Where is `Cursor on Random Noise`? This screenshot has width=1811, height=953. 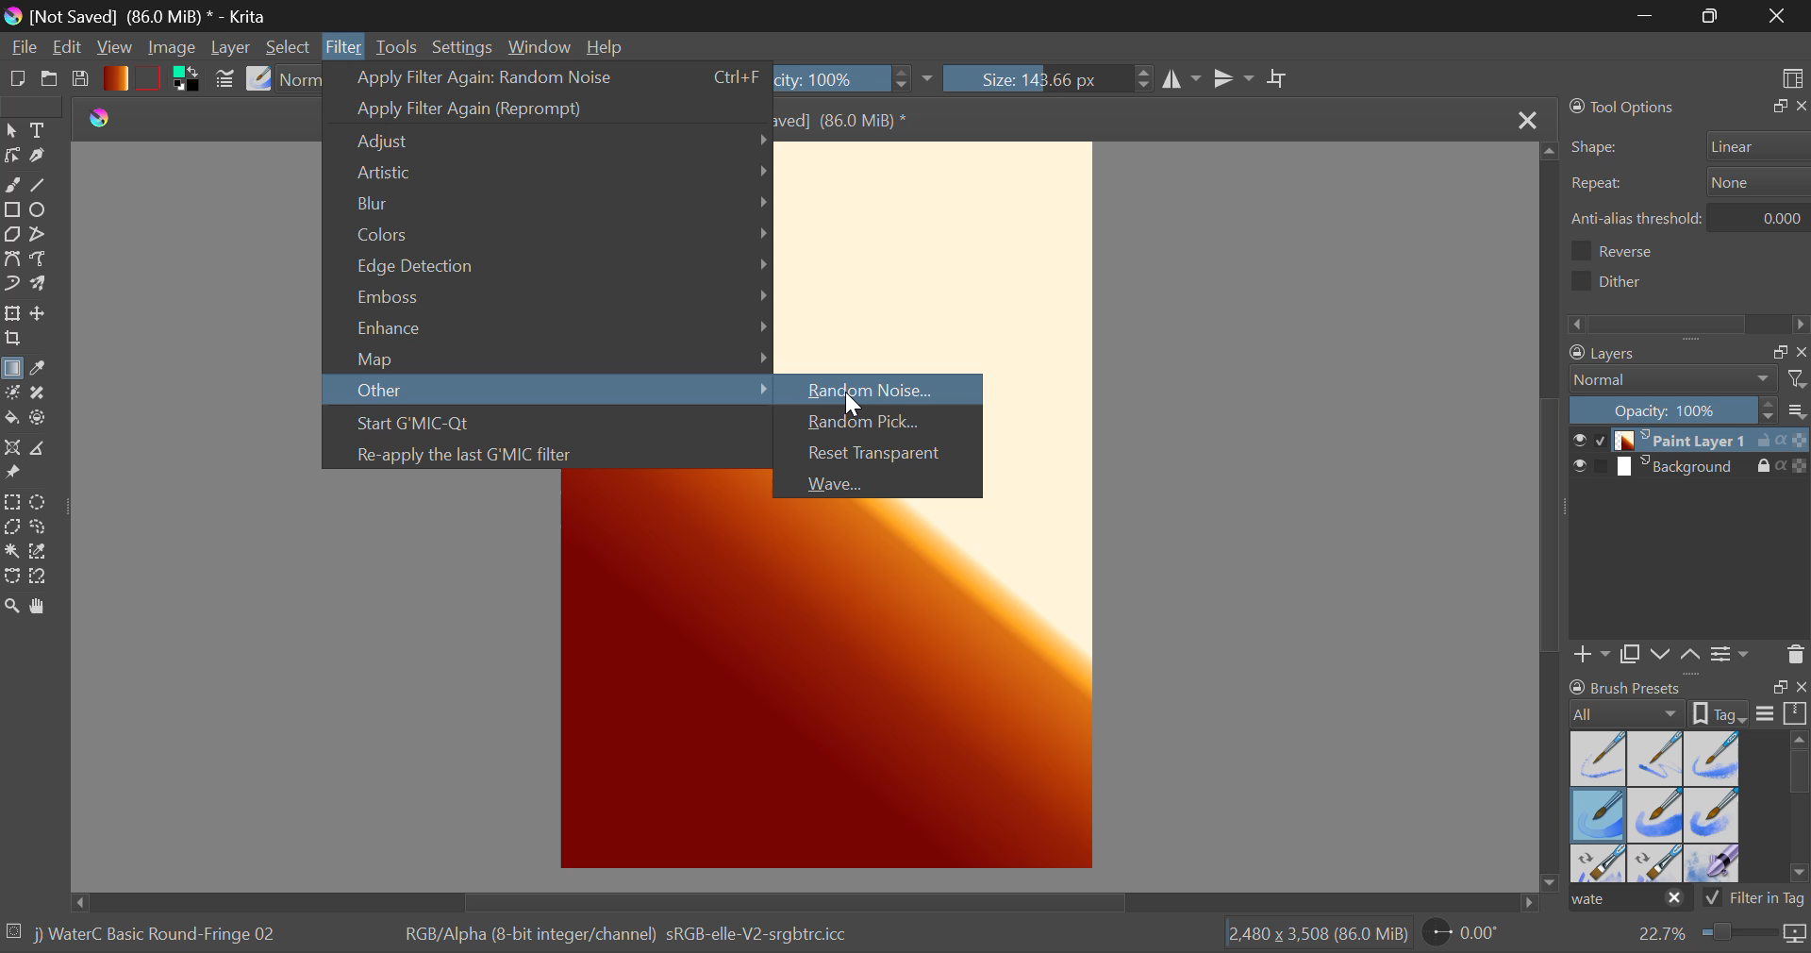
Cursor on Random Noise is located at coordinates (876, 389).